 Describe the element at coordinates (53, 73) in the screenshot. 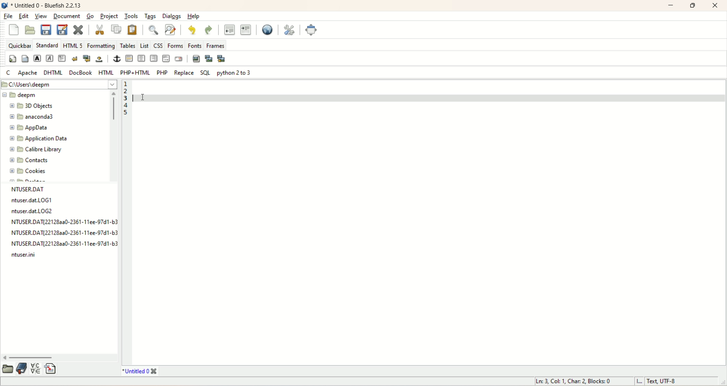

I see `DHTML` at that location.